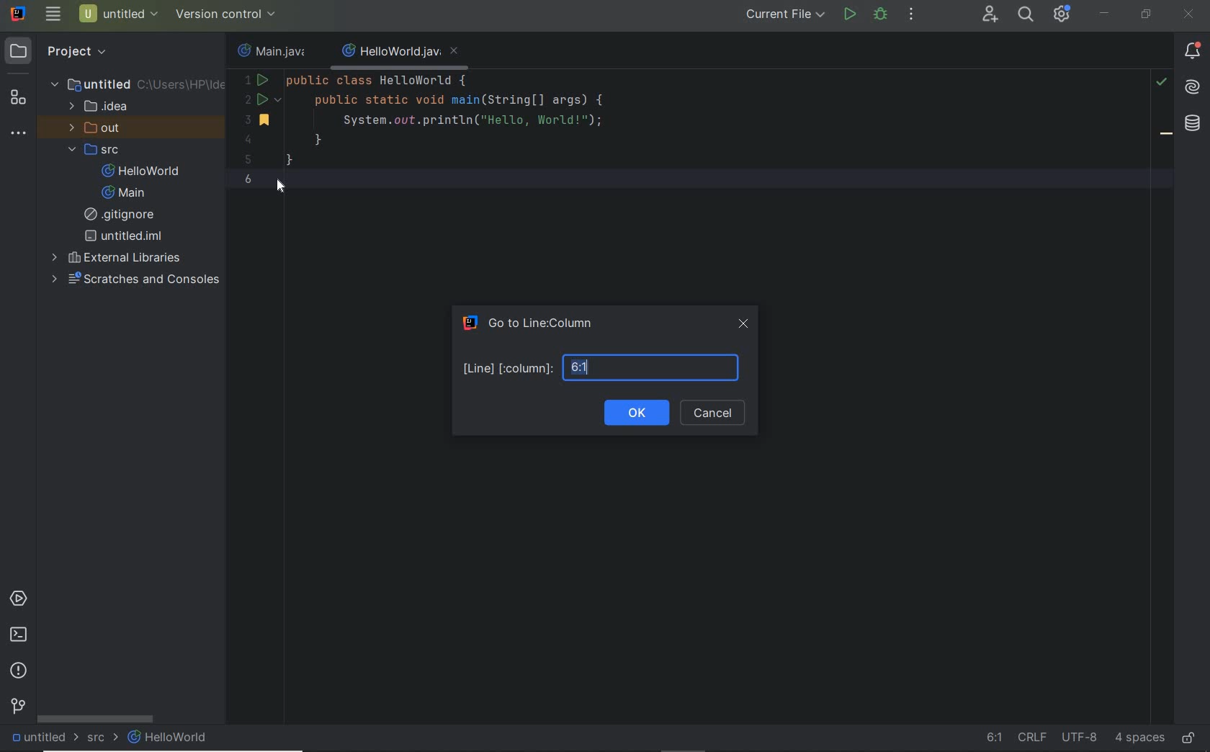 This screenshot has height=752, width=1210. I want to click on line separator, so click(1031, 736).